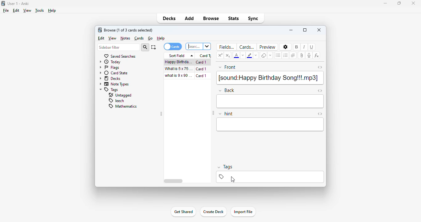 This screenshot has width=421, height=222. What do you see at coordinates (213, 113) in the screenshot?
I see `toggle sidebar` at bounding box center [213, 113].